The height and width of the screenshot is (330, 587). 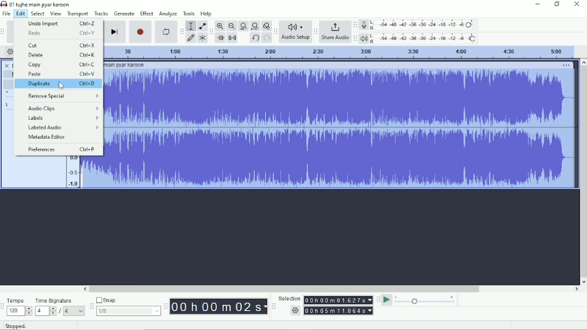 What do you see at coordinates (182, 31) in the screenshot?
I see `Audacity tools toolbar` at bounding box center [182, 31].